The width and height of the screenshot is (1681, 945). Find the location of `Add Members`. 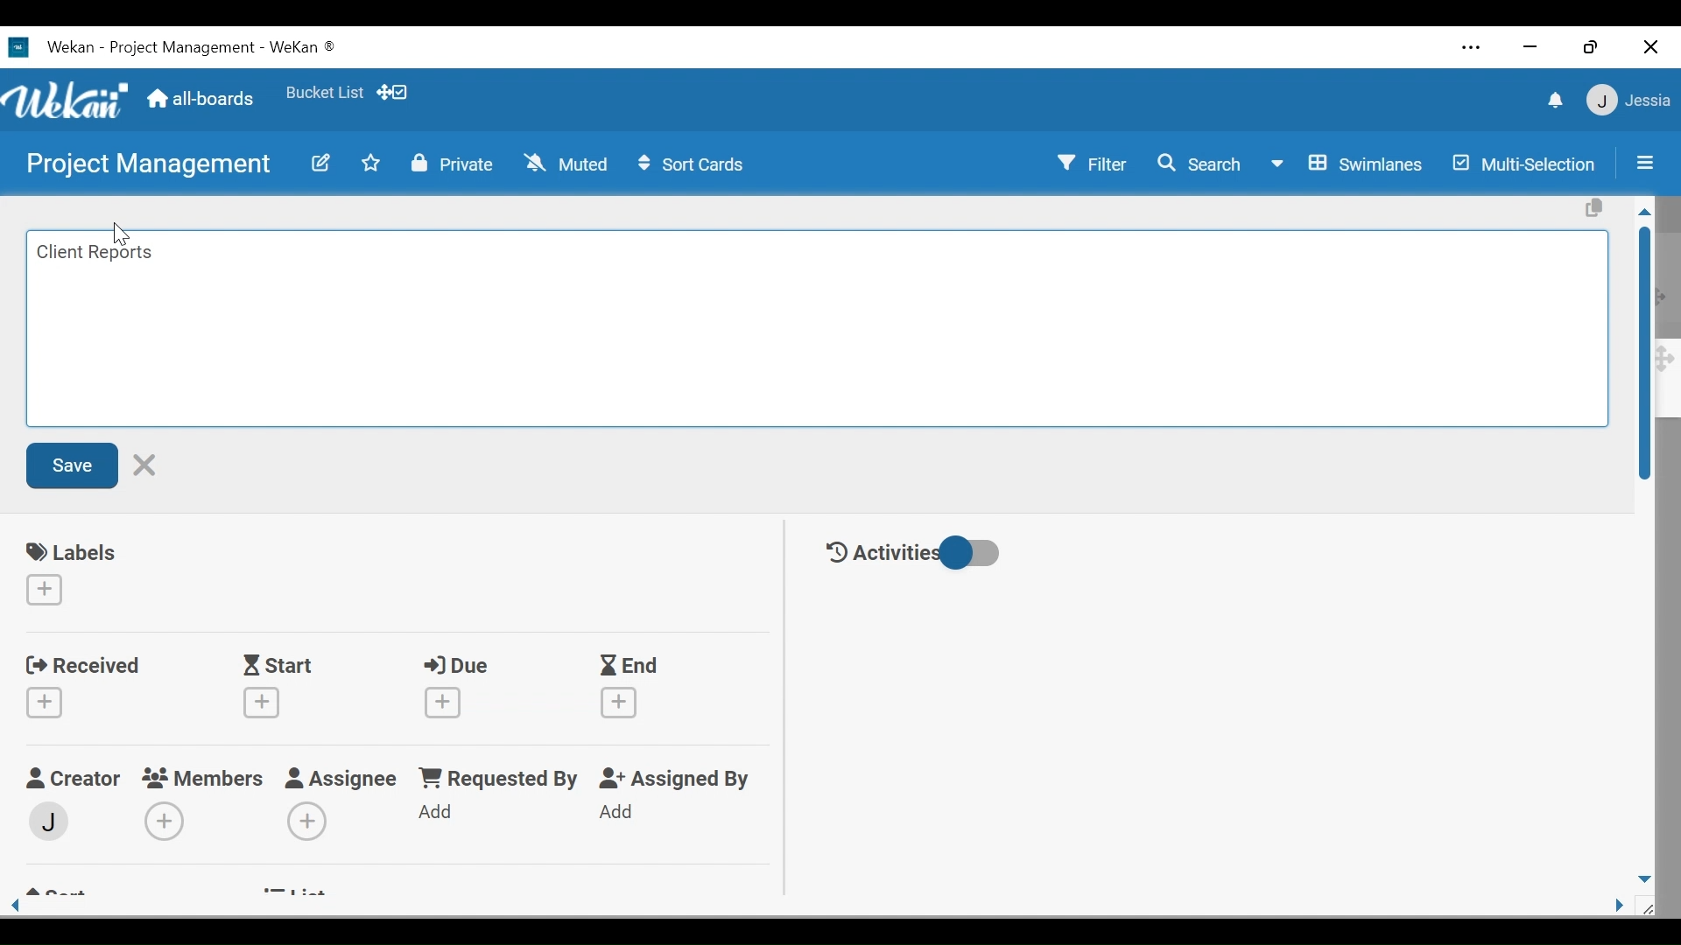

Add Members is located at coordinates (165, 822).